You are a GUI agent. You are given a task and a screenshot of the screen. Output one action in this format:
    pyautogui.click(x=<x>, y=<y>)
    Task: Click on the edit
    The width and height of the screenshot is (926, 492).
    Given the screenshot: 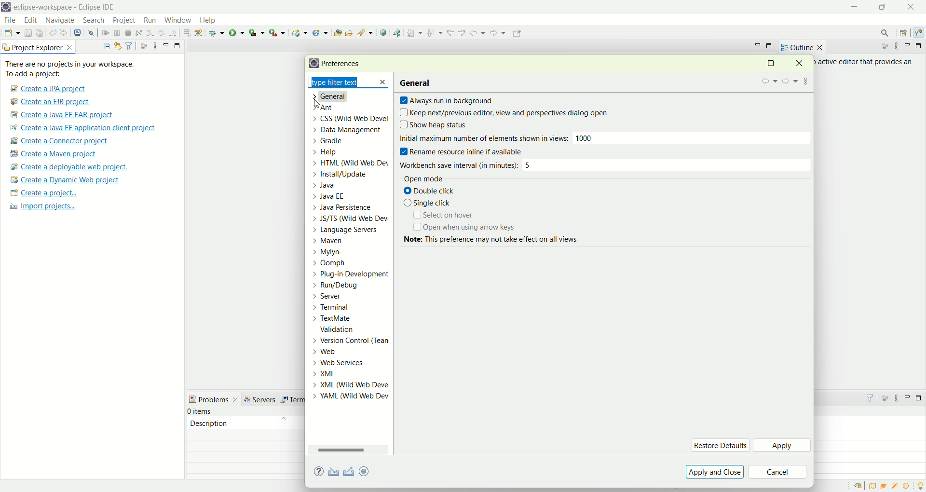 What is the action you would take?
    pyautogui.click(x=29, y=21)
    